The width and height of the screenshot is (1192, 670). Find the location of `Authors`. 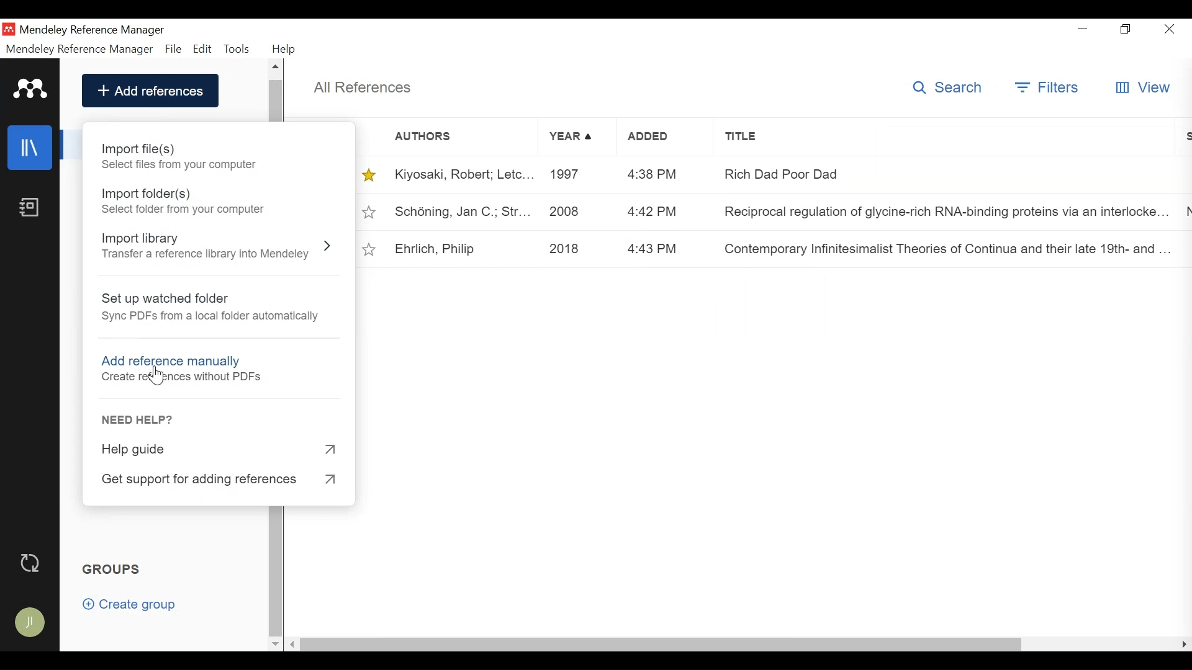

Authors is located at coordinates (438, 138).